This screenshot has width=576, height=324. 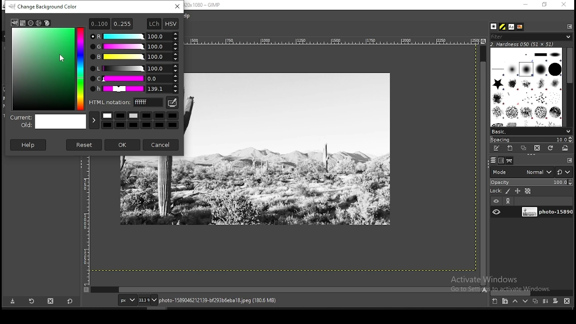 I want to click on reload tool preset, so click(x=32, y=301).